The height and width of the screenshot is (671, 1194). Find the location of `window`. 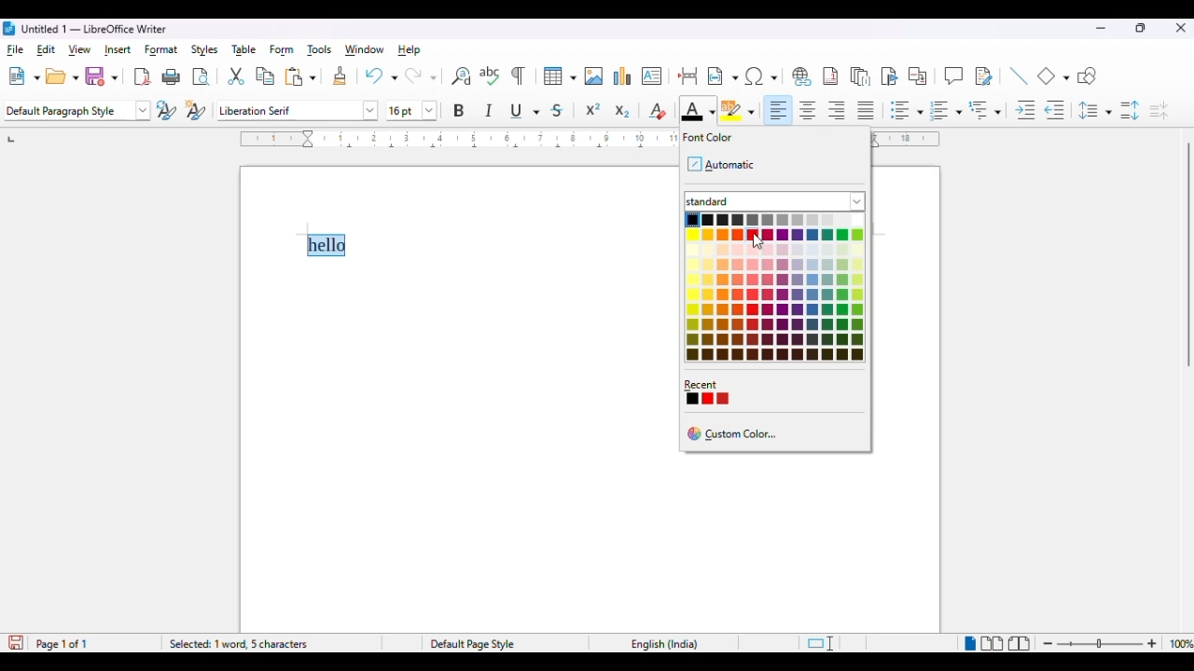

window is located at coordinates (364, 49).